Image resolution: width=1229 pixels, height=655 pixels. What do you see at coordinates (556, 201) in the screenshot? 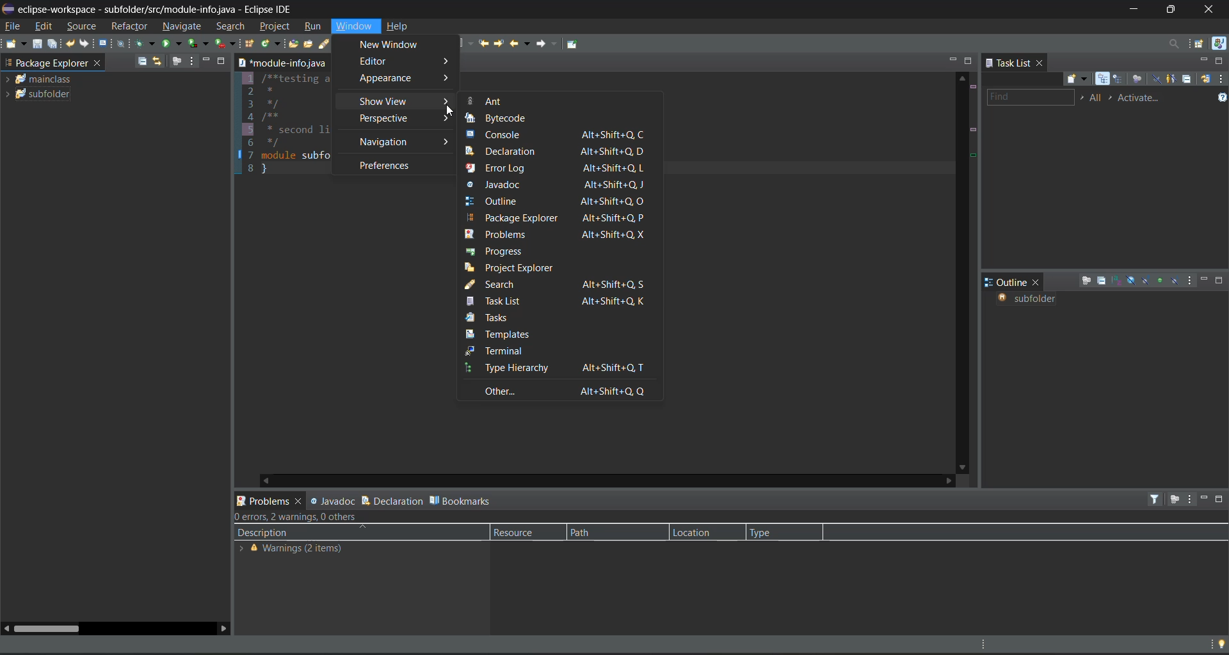
I see `outline` at bounding box center [556, 201].